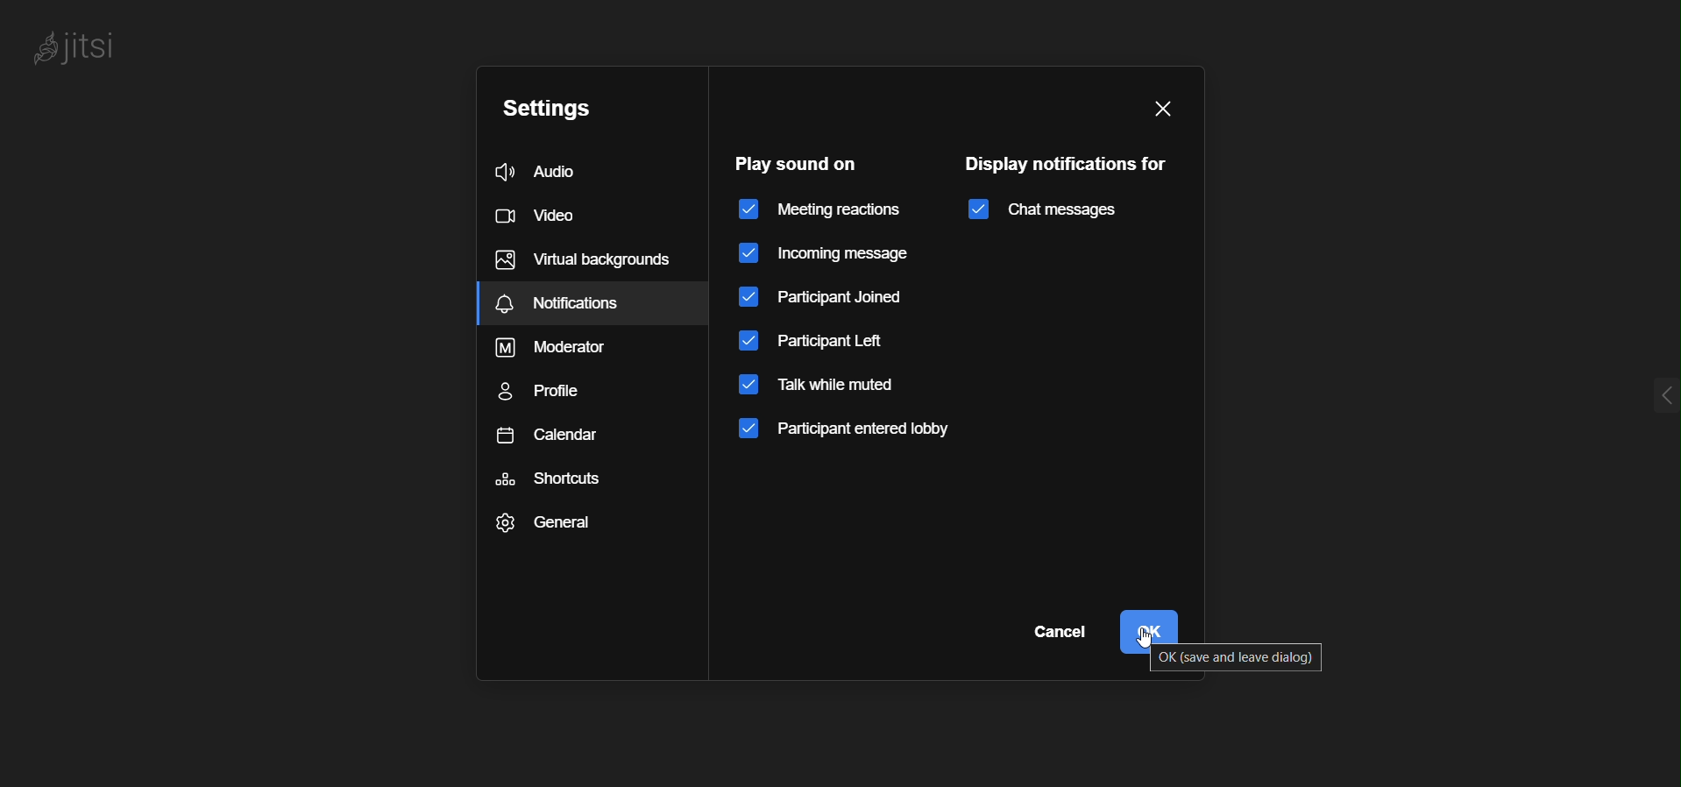 This screenshot has height=787, width=1681. I want to click on incoming message, so click(825, 252).